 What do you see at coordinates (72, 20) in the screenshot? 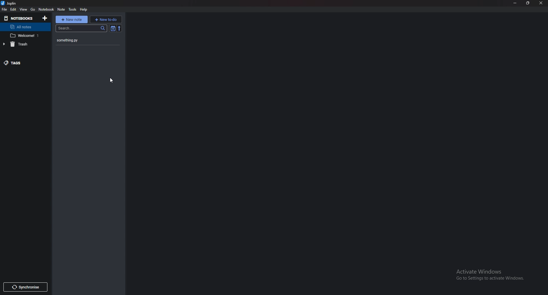
I see `New note` at bounding box center [72, 20].